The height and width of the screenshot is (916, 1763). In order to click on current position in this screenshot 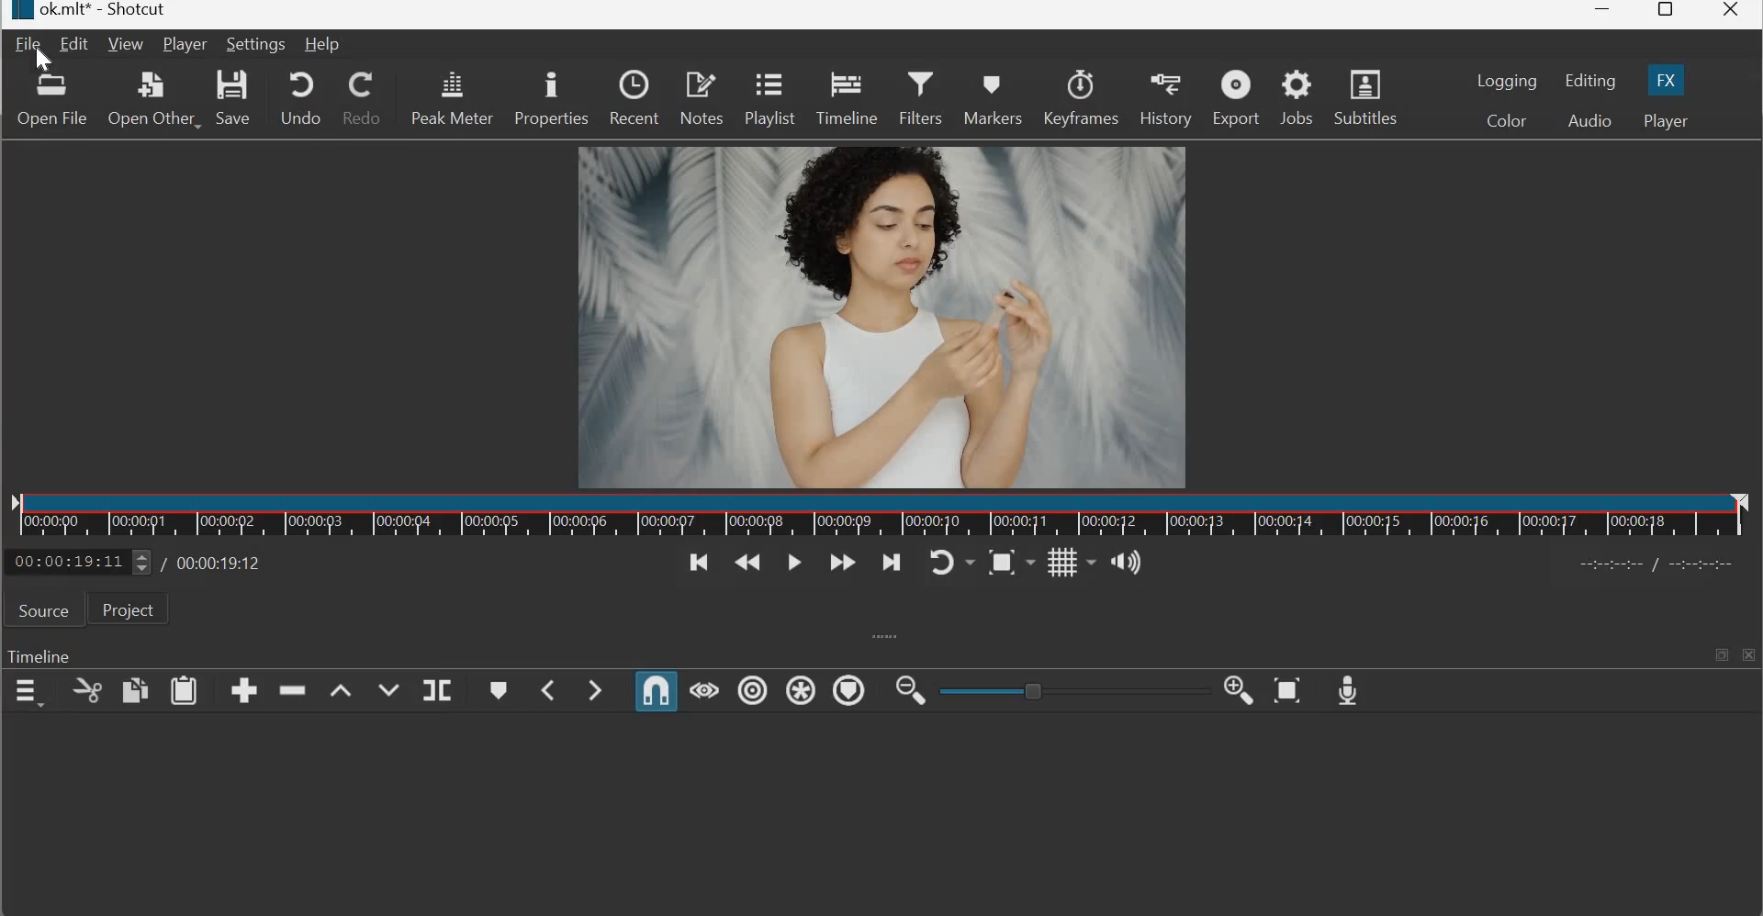, I will do `click(81, 560)`.